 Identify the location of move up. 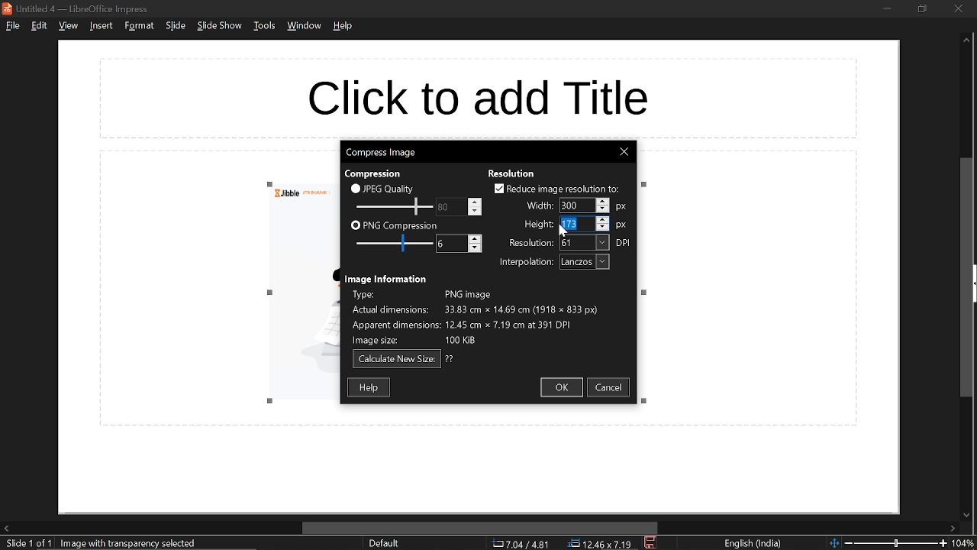
(966, 43).